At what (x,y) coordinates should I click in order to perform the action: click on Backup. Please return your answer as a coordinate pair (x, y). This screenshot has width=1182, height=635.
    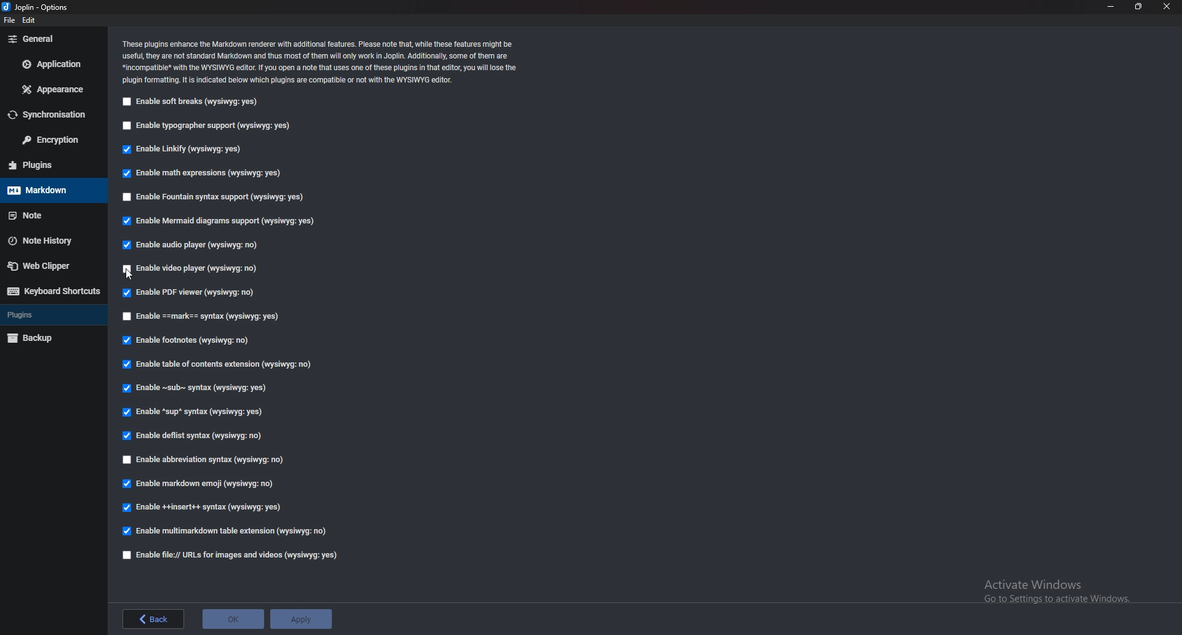
    Looking at the image, I should click on (50, 337).